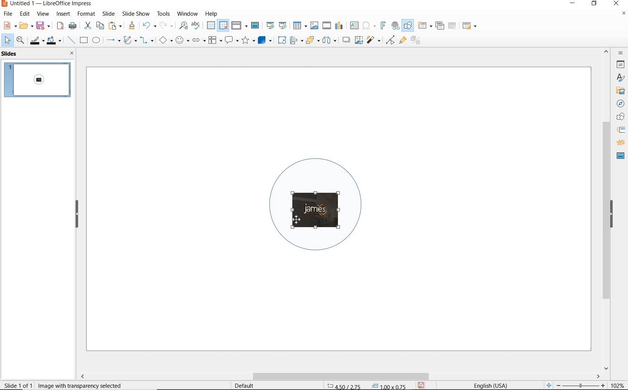 This screenshot has height=390, width=628. I want to click on callout shapes, so click(230, 41).